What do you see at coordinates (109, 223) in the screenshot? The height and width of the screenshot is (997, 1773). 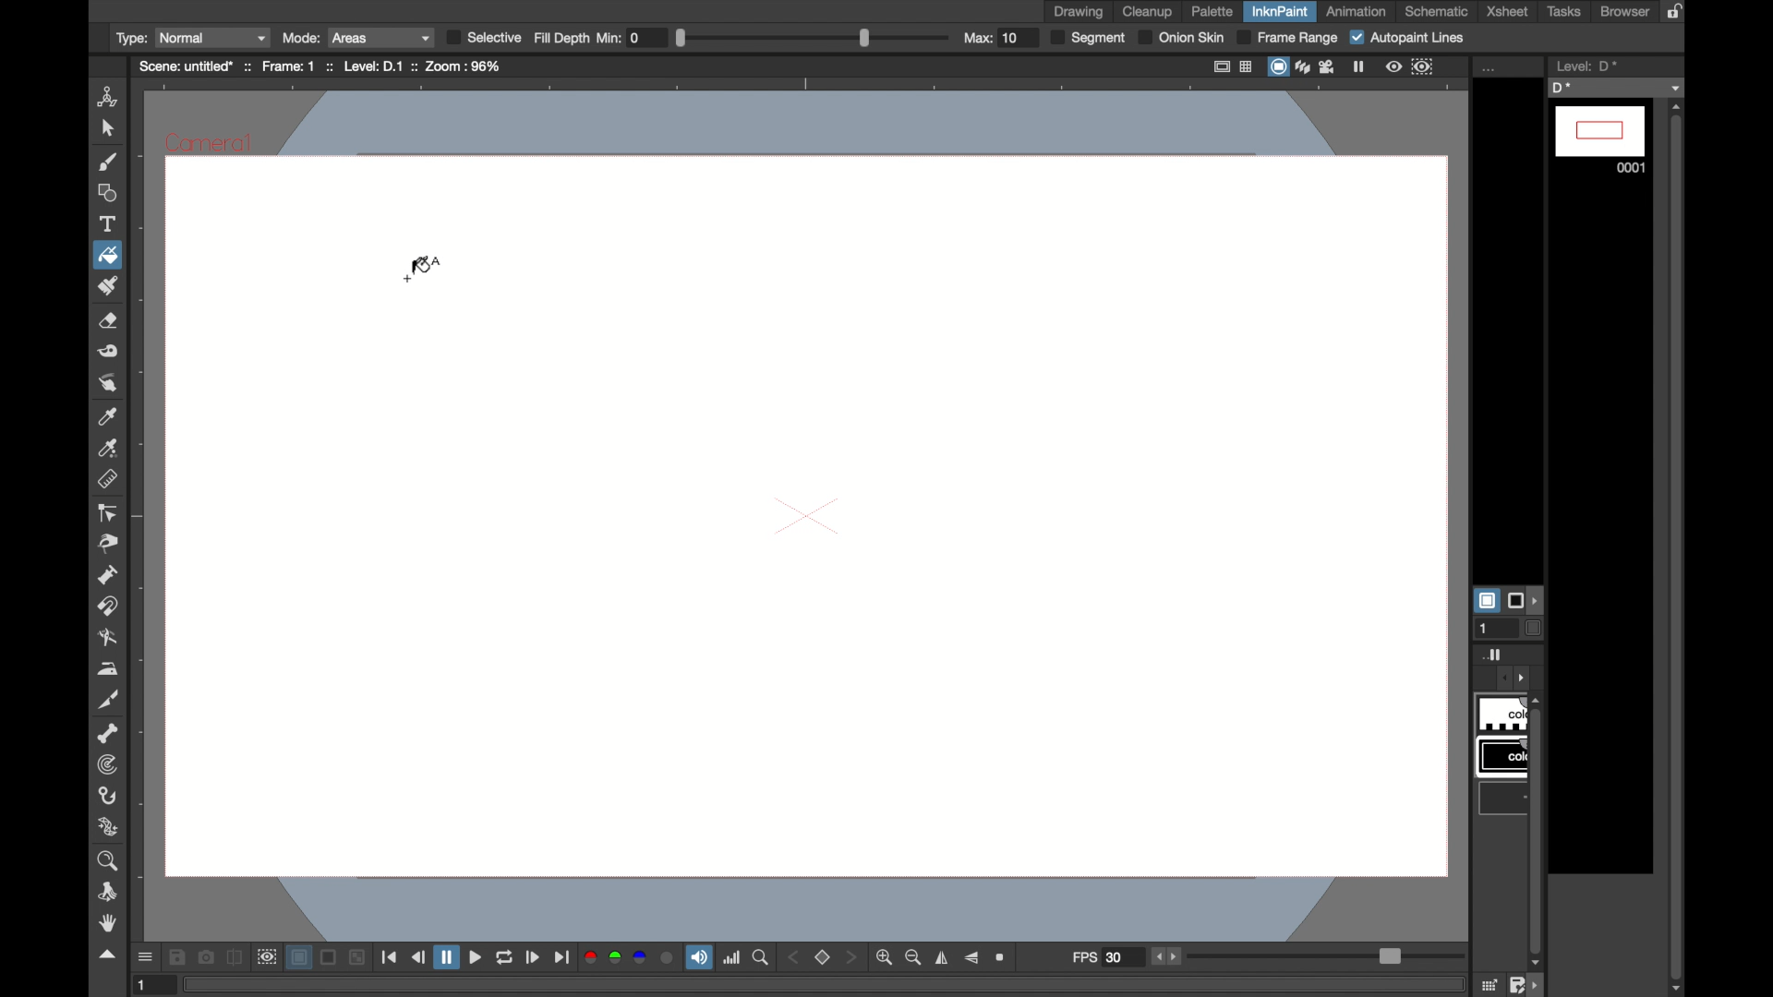 I see `type tool` at bounding box center [109, 223].